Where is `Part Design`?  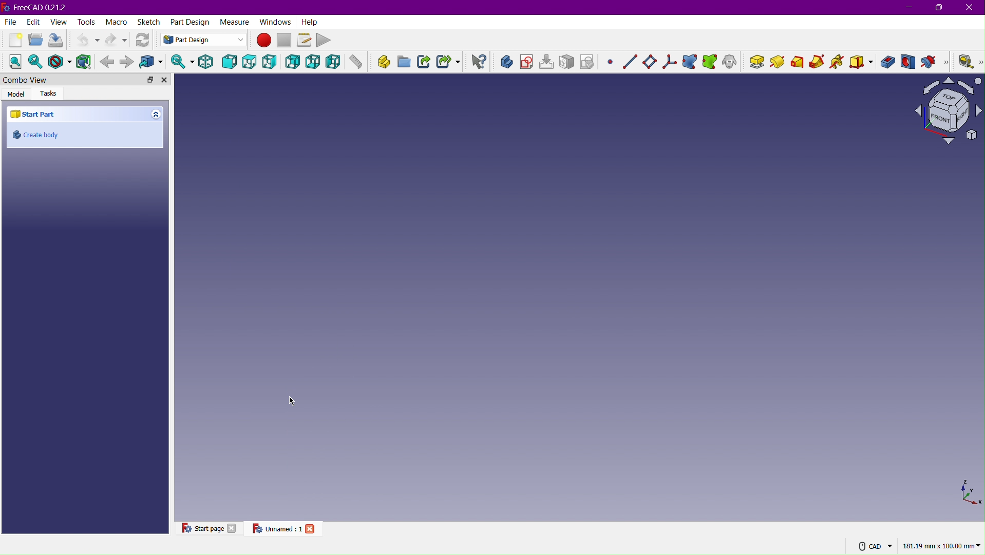 Part Design is located at coordinates (192, 20).